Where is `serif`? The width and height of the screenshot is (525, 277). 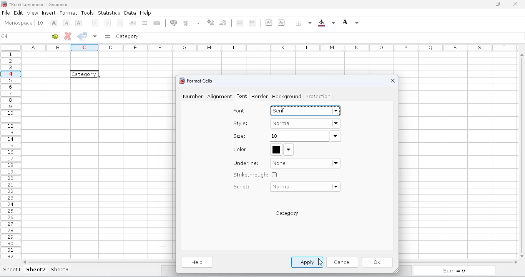
serif is located at coordinates (306, 110).